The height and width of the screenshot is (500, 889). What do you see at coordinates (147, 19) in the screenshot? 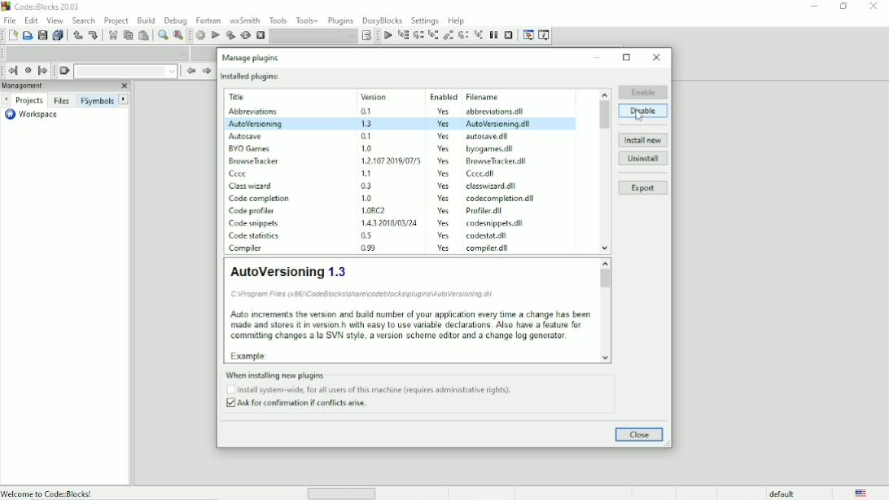
I see `Build` at bounding box center [147, 19].